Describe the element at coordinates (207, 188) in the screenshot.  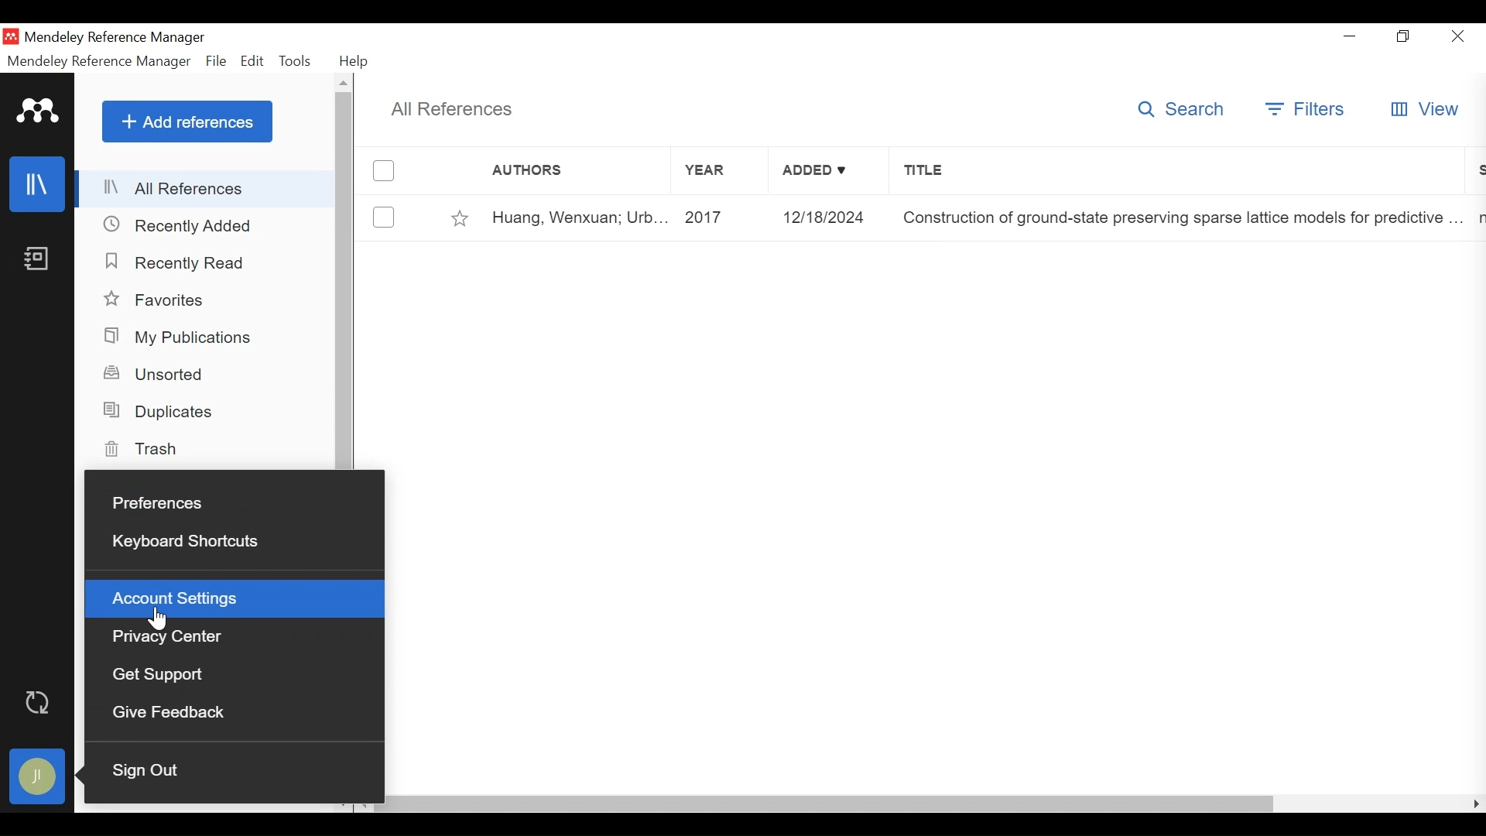
I see `All References` at that location.